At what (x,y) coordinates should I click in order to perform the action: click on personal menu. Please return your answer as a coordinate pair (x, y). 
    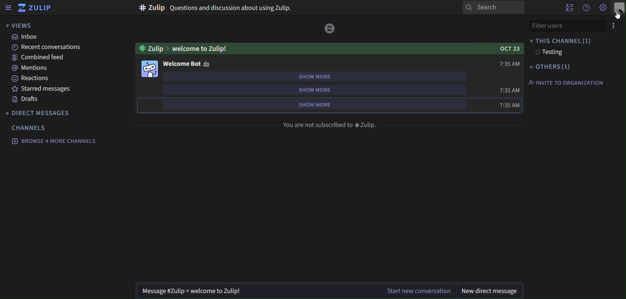
    Looking at the image, I should click on (619, 8).